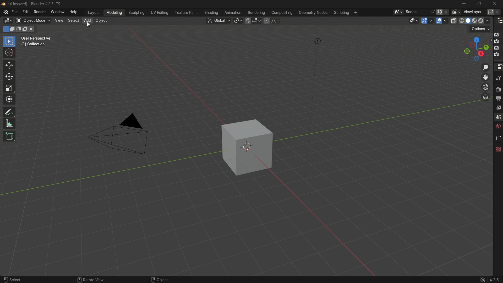 The width and height of the screenshot is (503, 283). I want to click on animation menu, so click(234, 12).